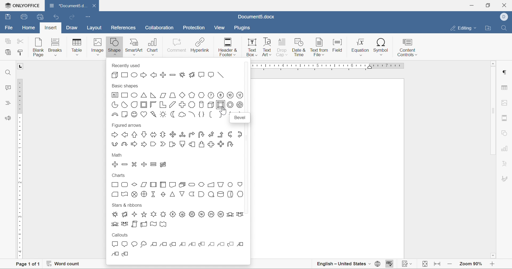 This screenshot has width=512, height=269. What do you see at coordinates (506, 149) in the screenshot?
I see `chart settings` at bounding box center [506, 149].